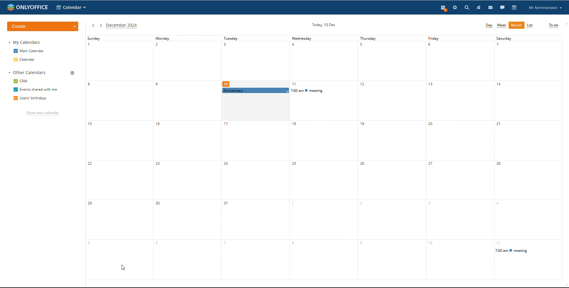  Describe the element at coordinates (545, 8) in the screenshot. I see `profile` at that location.